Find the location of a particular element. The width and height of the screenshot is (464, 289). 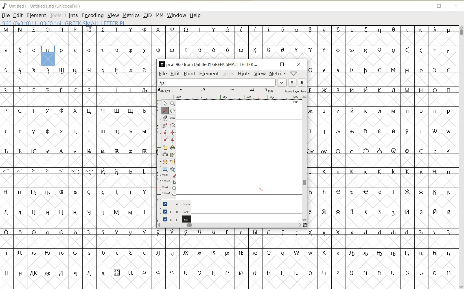

GUIDE is located at coordinates (174, 204).